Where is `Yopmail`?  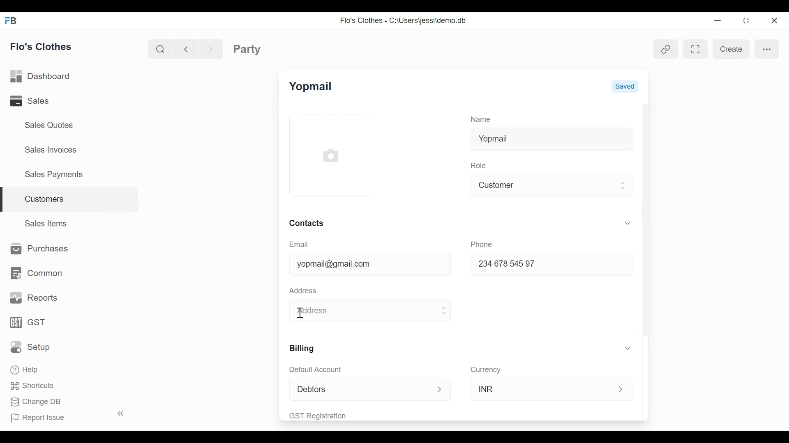 Yopmail is located at coordinates (312, 86).